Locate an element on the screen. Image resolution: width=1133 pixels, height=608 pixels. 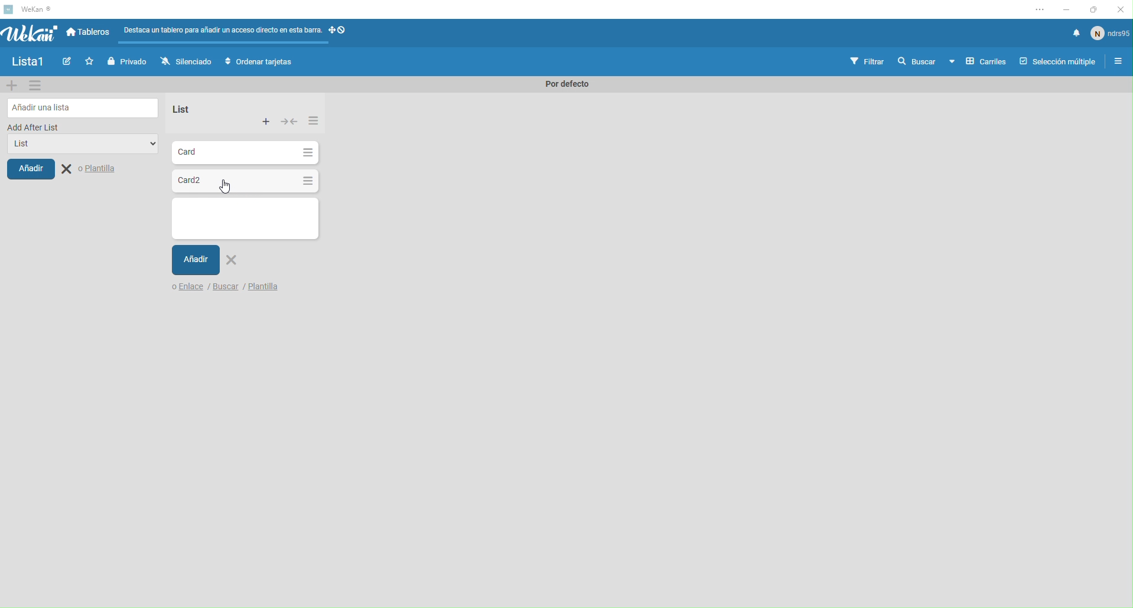
Cursor is located at coordinates (226, 185).